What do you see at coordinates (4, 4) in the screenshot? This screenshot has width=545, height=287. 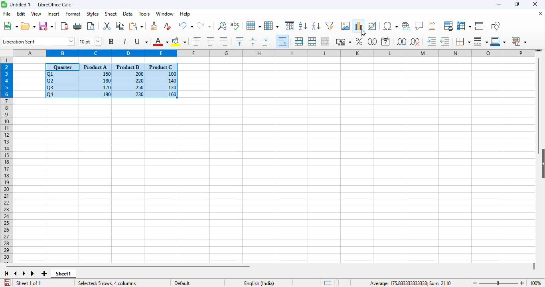 I see `logo` at bounding box center [4, 4].